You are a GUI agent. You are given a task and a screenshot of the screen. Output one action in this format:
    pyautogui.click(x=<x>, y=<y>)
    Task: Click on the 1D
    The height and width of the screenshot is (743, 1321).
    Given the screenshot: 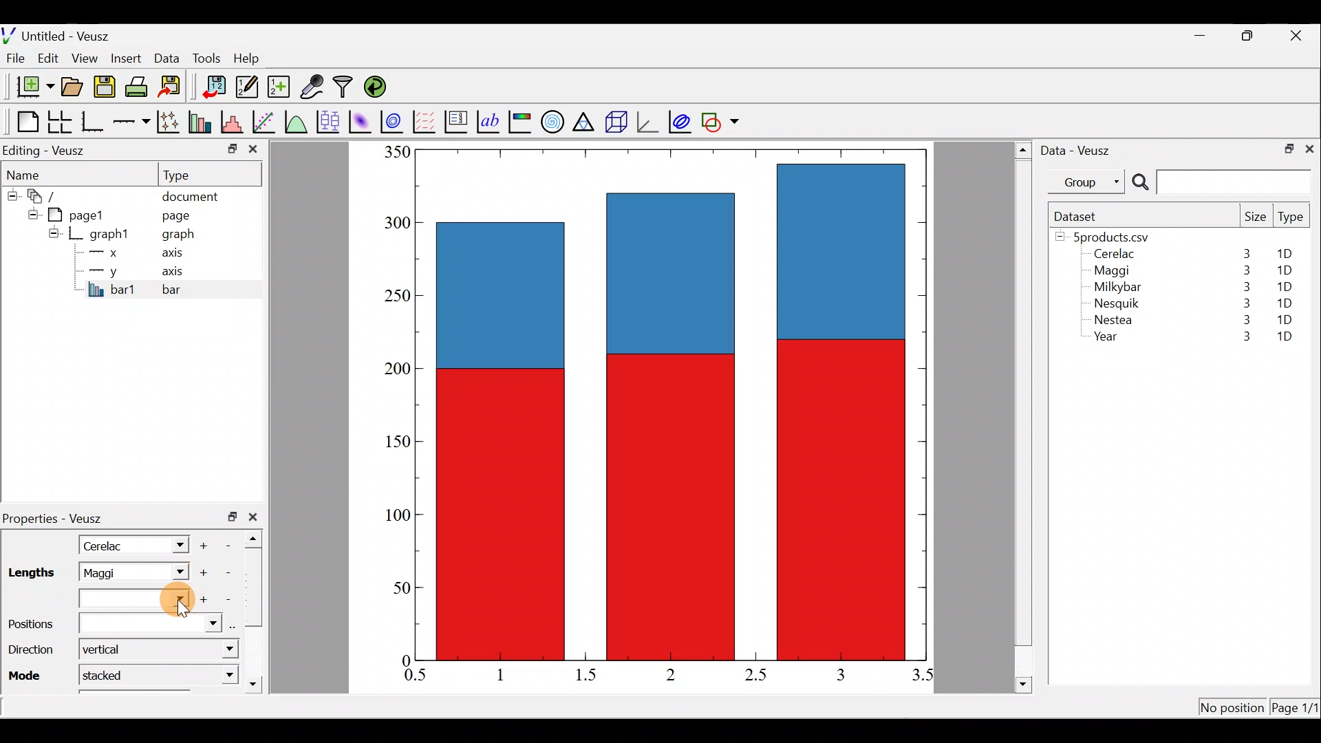 What is the action you would take?
    pyautogui.click(x=1287, y=301)
    